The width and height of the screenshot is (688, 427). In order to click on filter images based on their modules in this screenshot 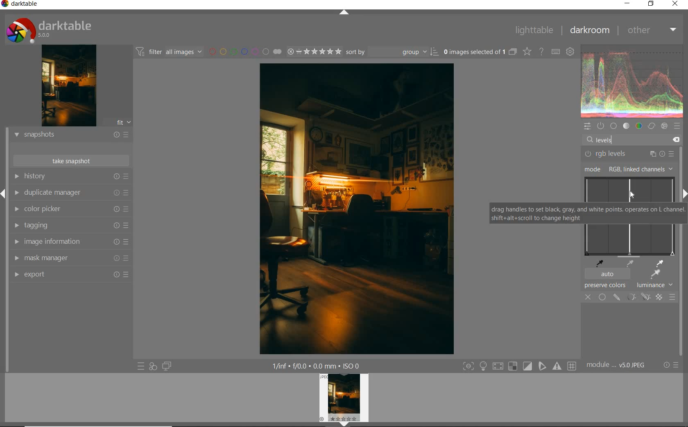, I will do `click(169, 52)`.